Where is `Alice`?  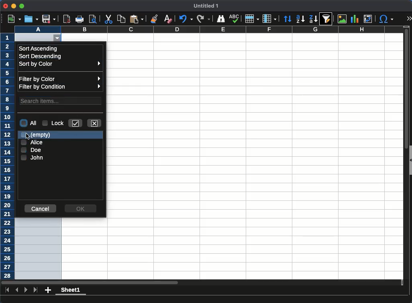
Alice is located at coordinates (31, 142).